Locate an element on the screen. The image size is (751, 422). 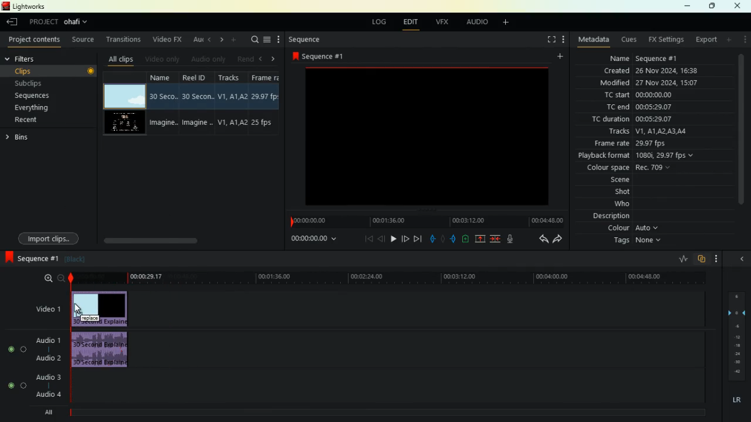
1080i, 29.97 fps v is located at coordinates (665, 155).